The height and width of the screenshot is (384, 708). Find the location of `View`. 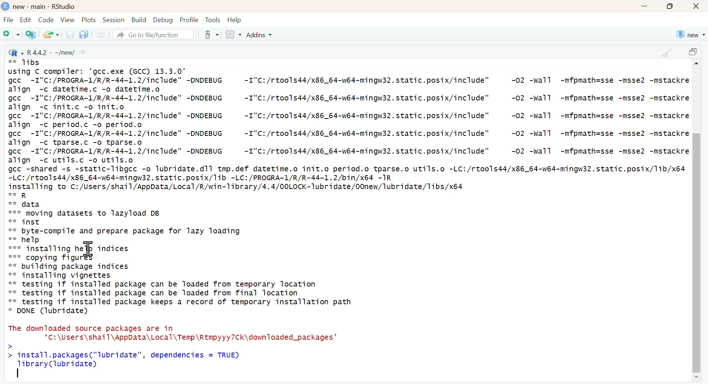

View is located at coordinates (68, 20).